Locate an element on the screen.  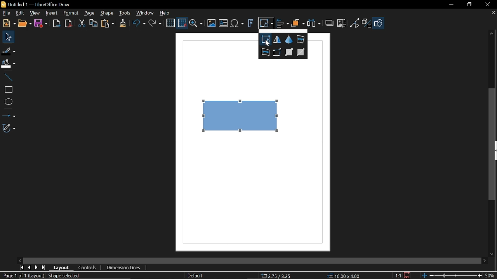
Insert  is located at coordinates (51, 14).